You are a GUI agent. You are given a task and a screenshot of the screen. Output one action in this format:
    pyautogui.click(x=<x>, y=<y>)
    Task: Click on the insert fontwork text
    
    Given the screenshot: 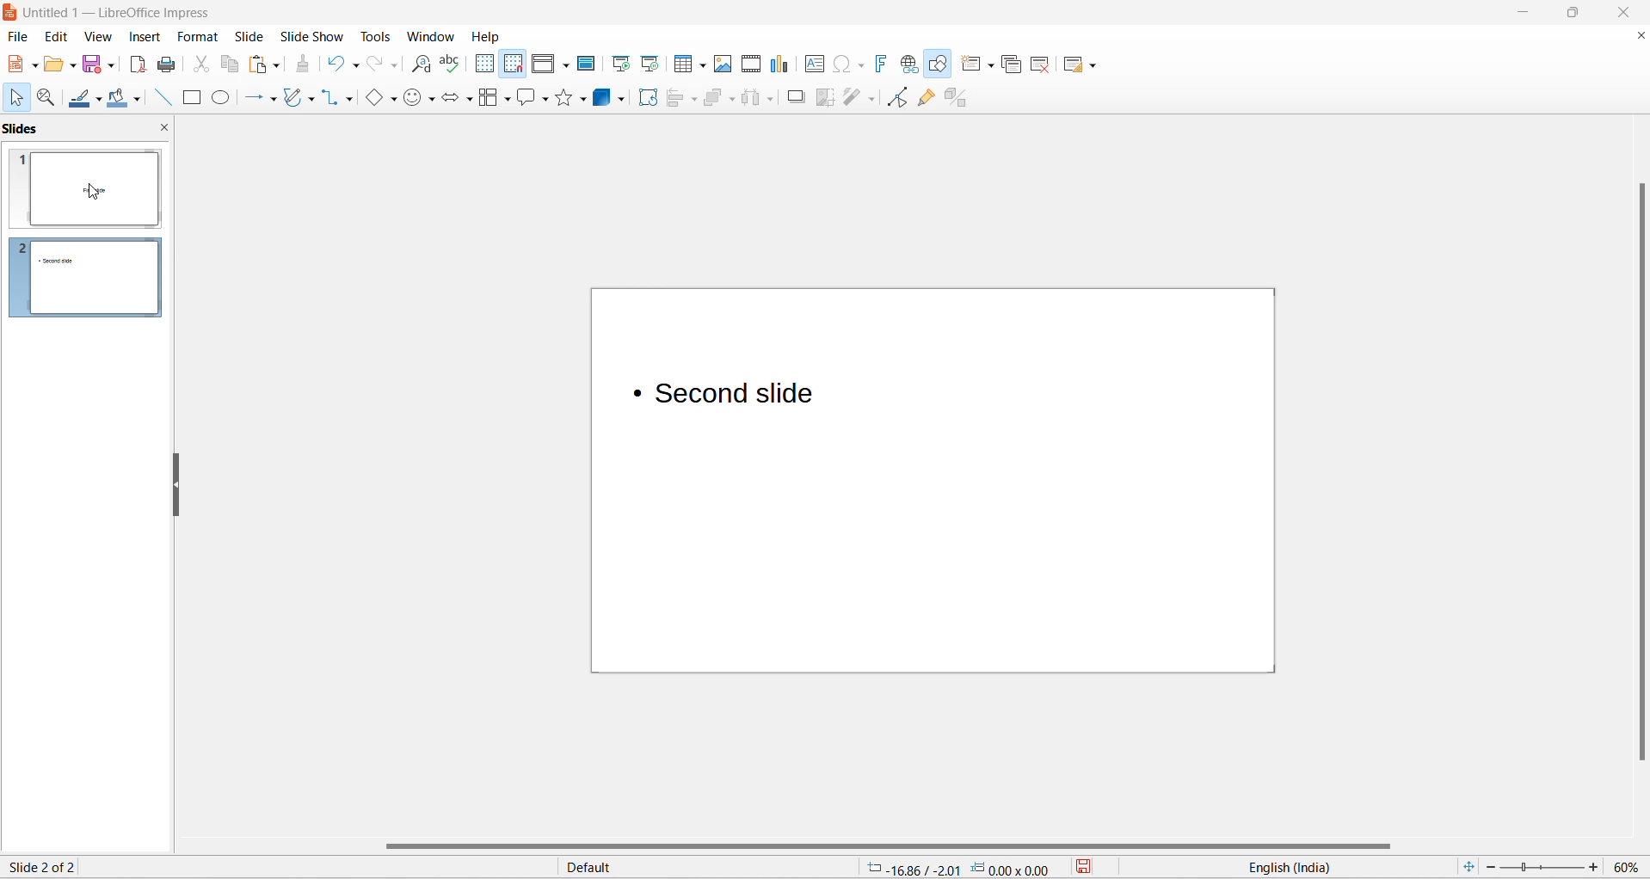 What is the action you would take?
    pyautogui.click(x=880, y=64)
    